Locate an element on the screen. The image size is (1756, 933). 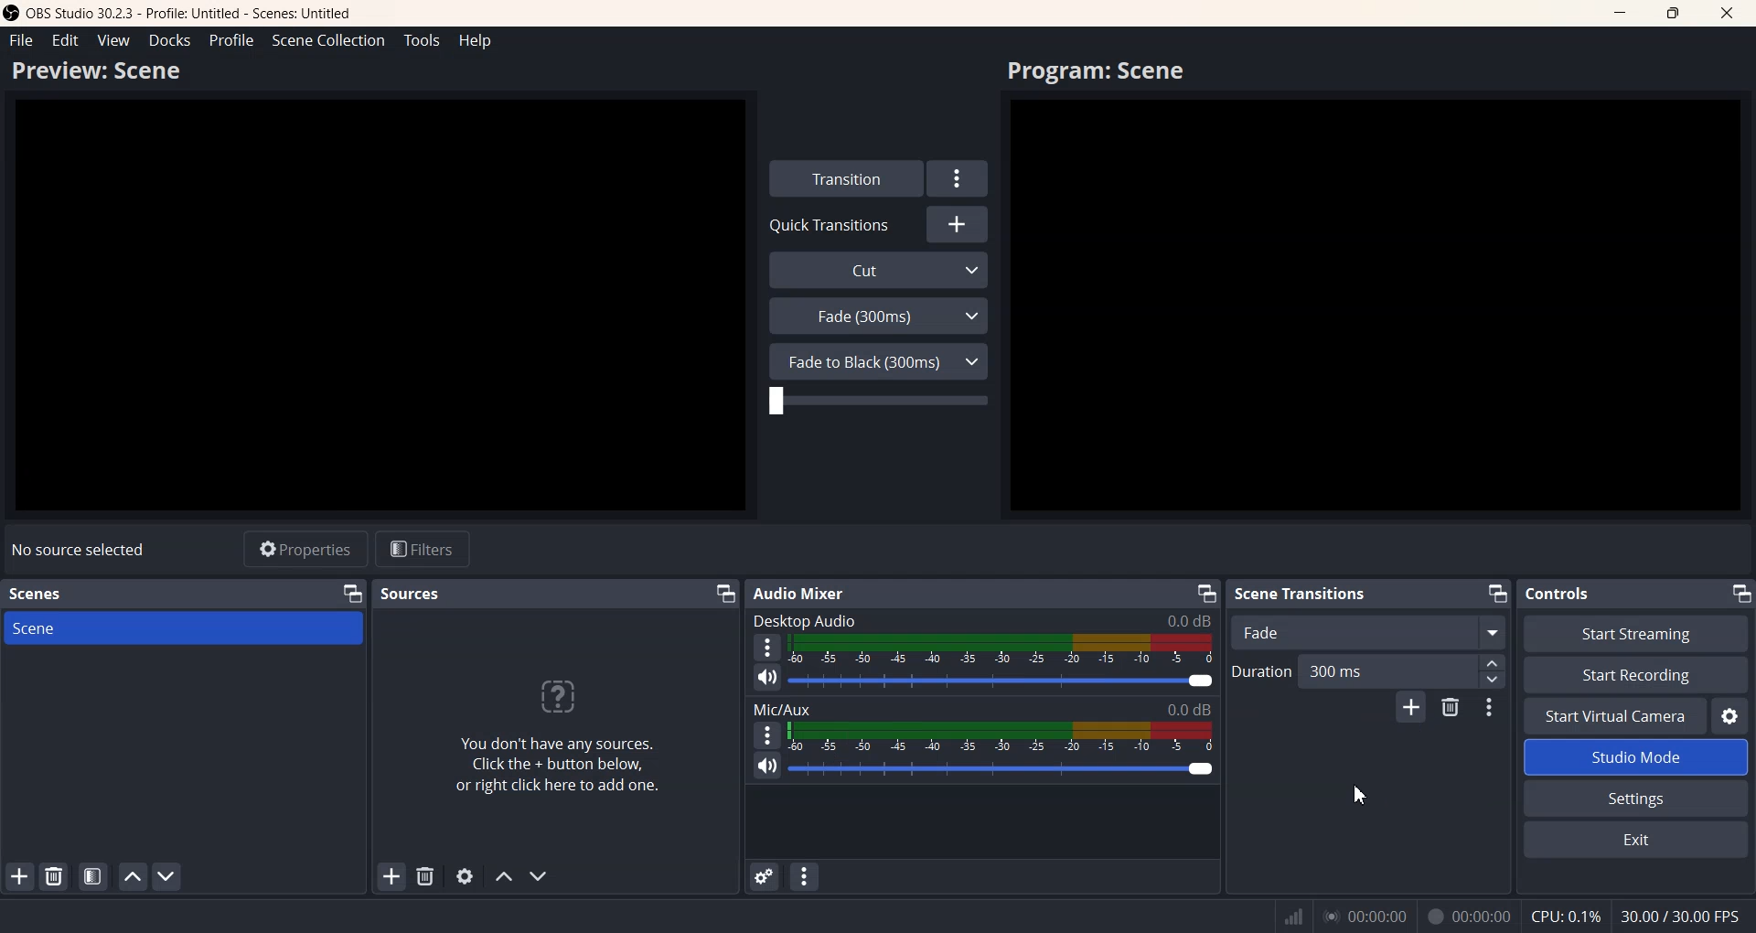
Settings is located at coordinates (958, 179).